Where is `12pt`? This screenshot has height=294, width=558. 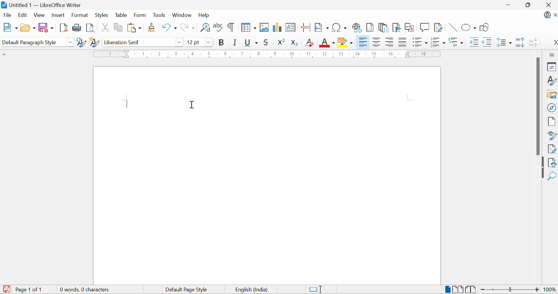 12pt is located at coordinates (194, 42).